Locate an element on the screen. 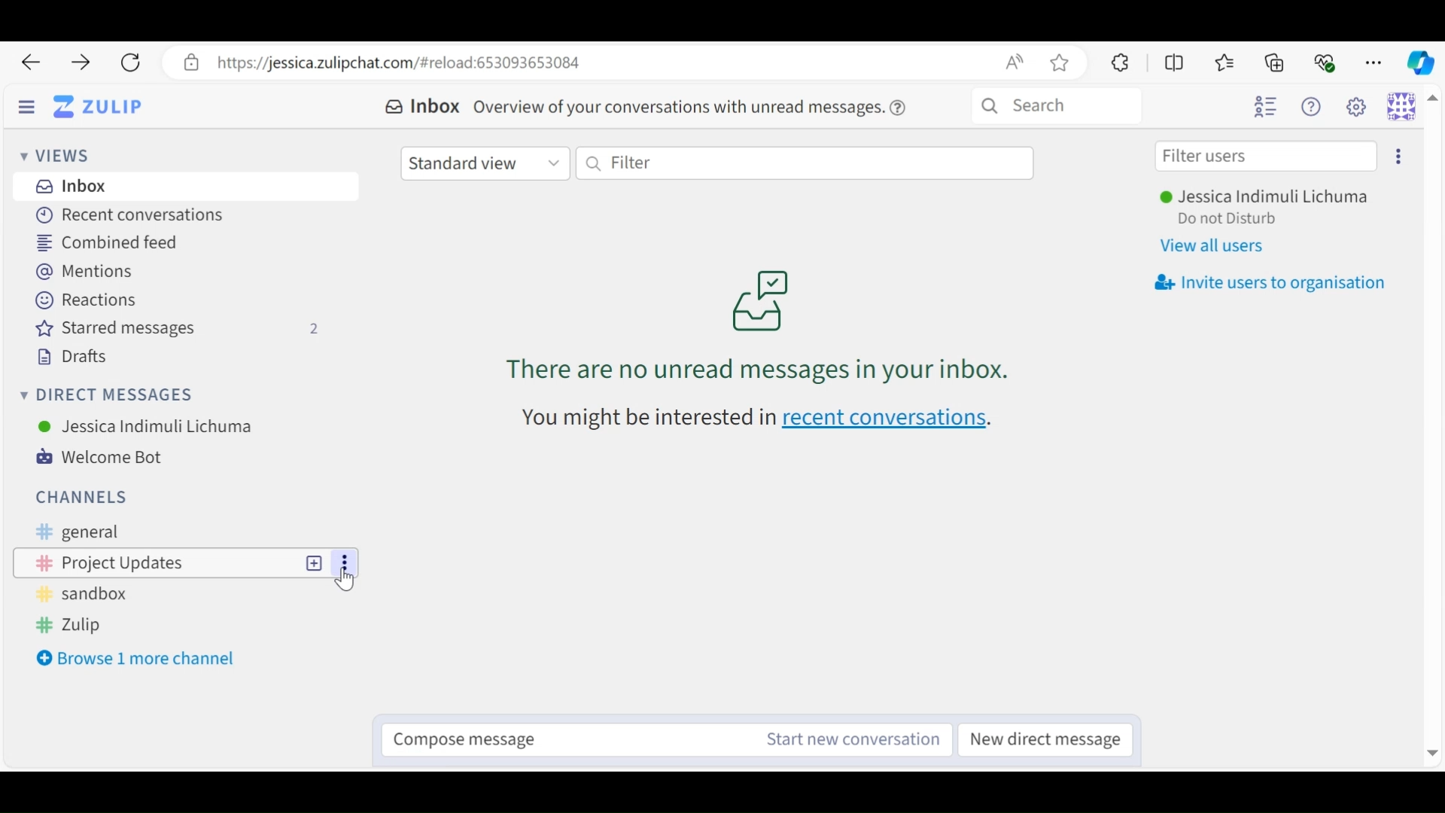 The image size is (1445, 813). Search is located at coordinates (1056, 106).